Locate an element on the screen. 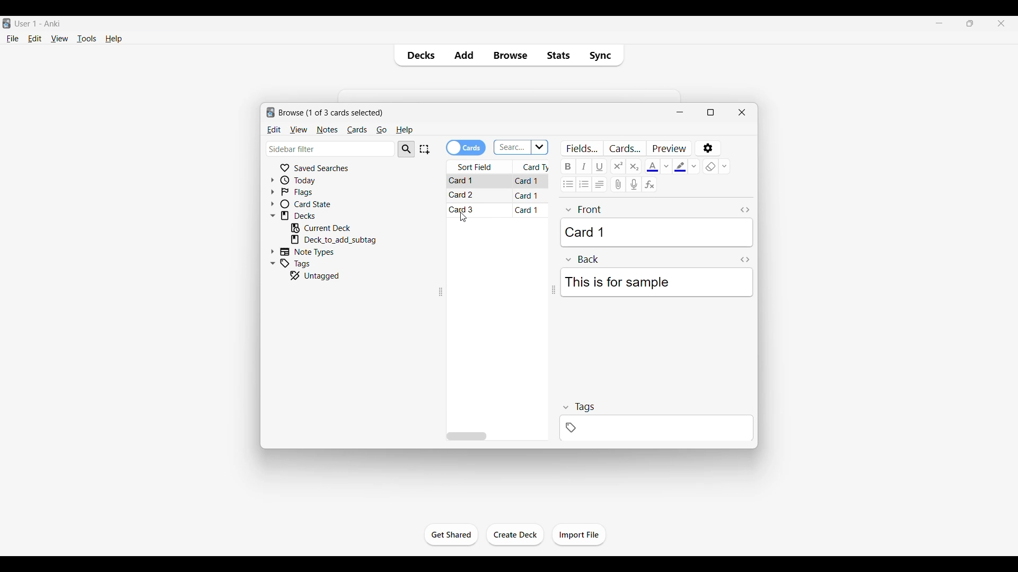 This screenshot has height=572, width=1018. Notes menu is located at coordinates (327, 130).